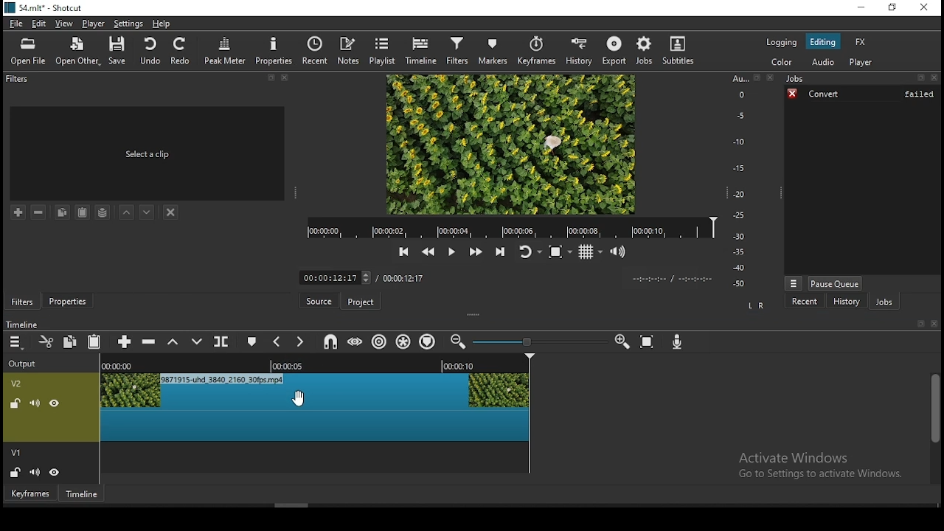 Image resolution: width=944 pixels, height=531 pixels. I want to click on filters, so click(459, 52).